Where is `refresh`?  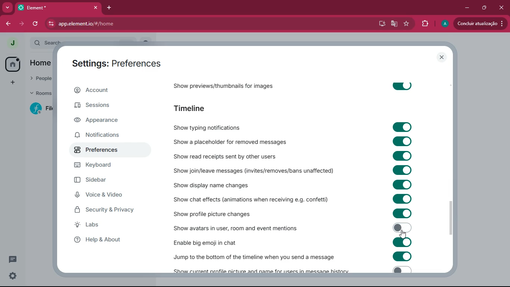
refresh is located at coordinates (36, 24).